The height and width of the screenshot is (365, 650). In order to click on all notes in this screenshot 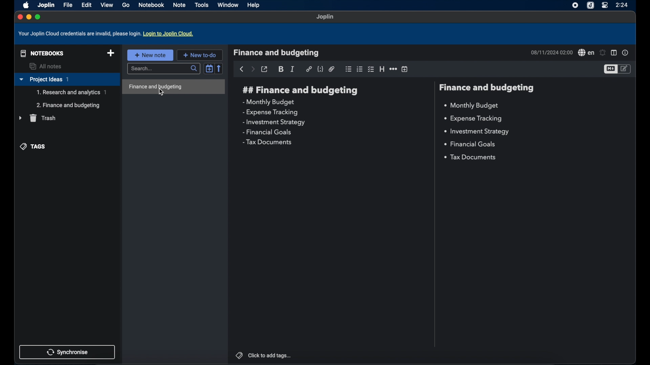, I will do `click(46, 66)`.